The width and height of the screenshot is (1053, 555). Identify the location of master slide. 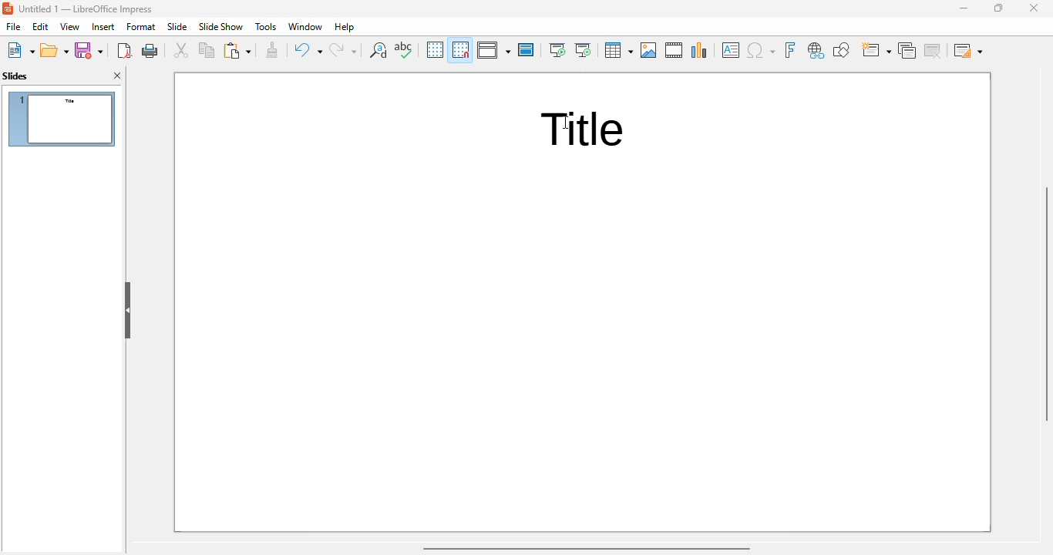
(527, 50).